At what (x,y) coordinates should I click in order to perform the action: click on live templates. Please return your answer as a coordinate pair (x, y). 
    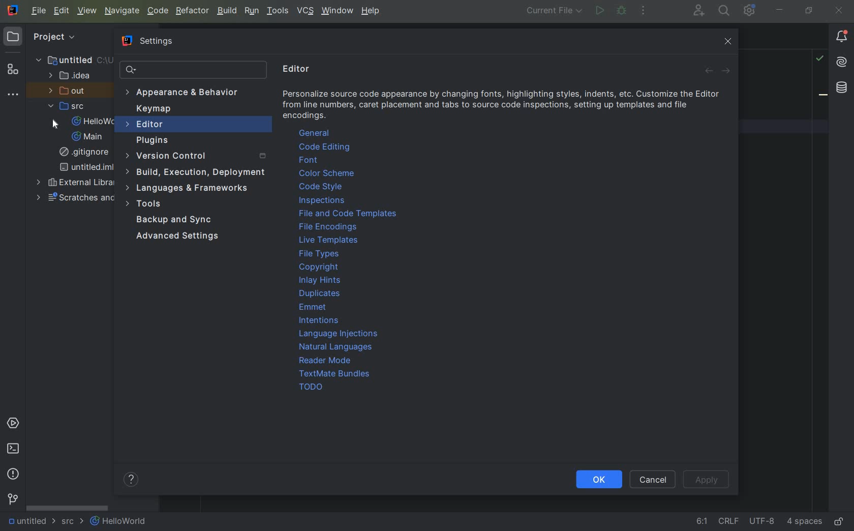
    Looking at the image, I should click on (329, 240).